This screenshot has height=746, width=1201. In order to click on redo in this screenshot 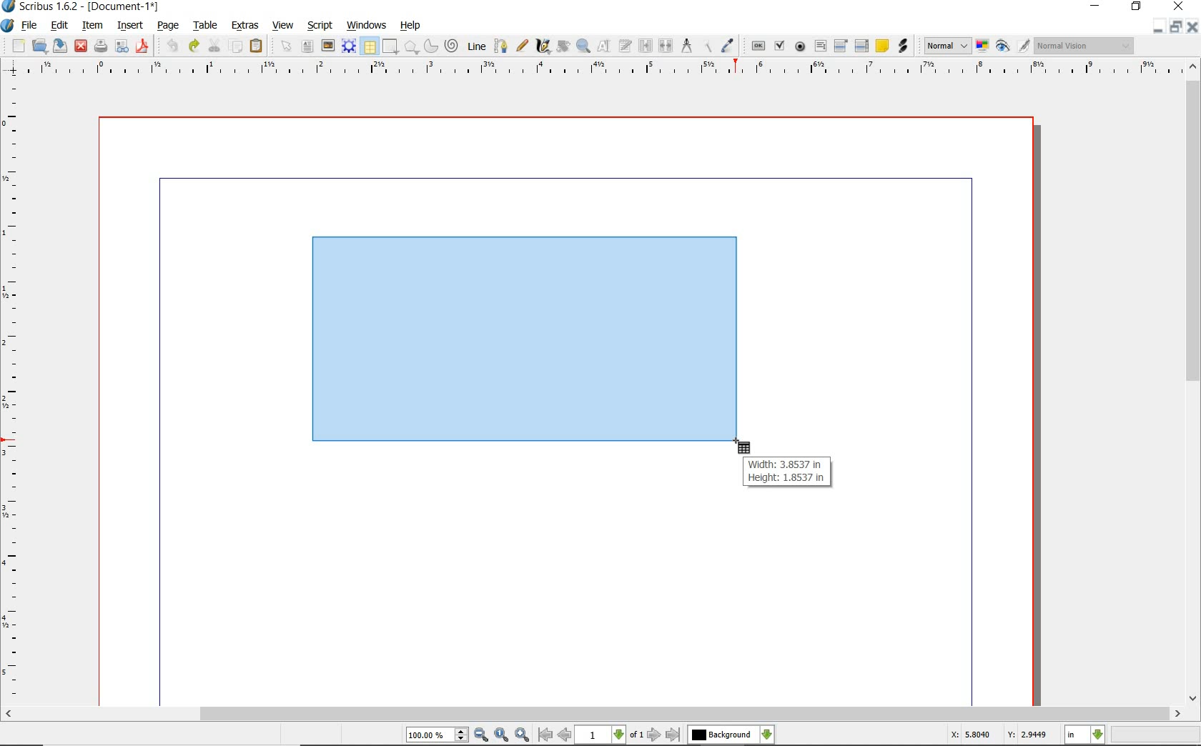, I will do `click(193, 45)`.